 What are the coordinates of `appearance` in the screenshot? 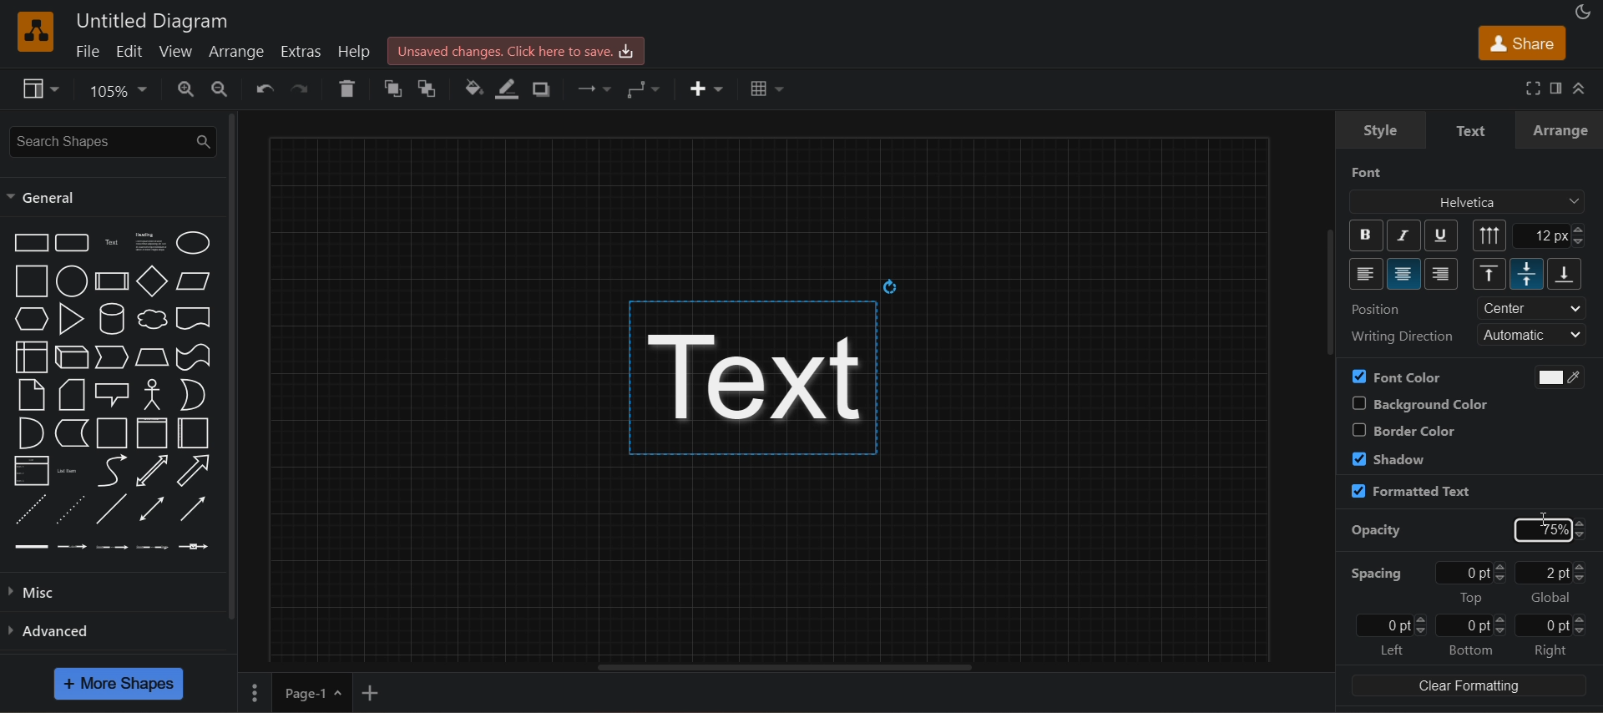 It's located at (1581, 10).